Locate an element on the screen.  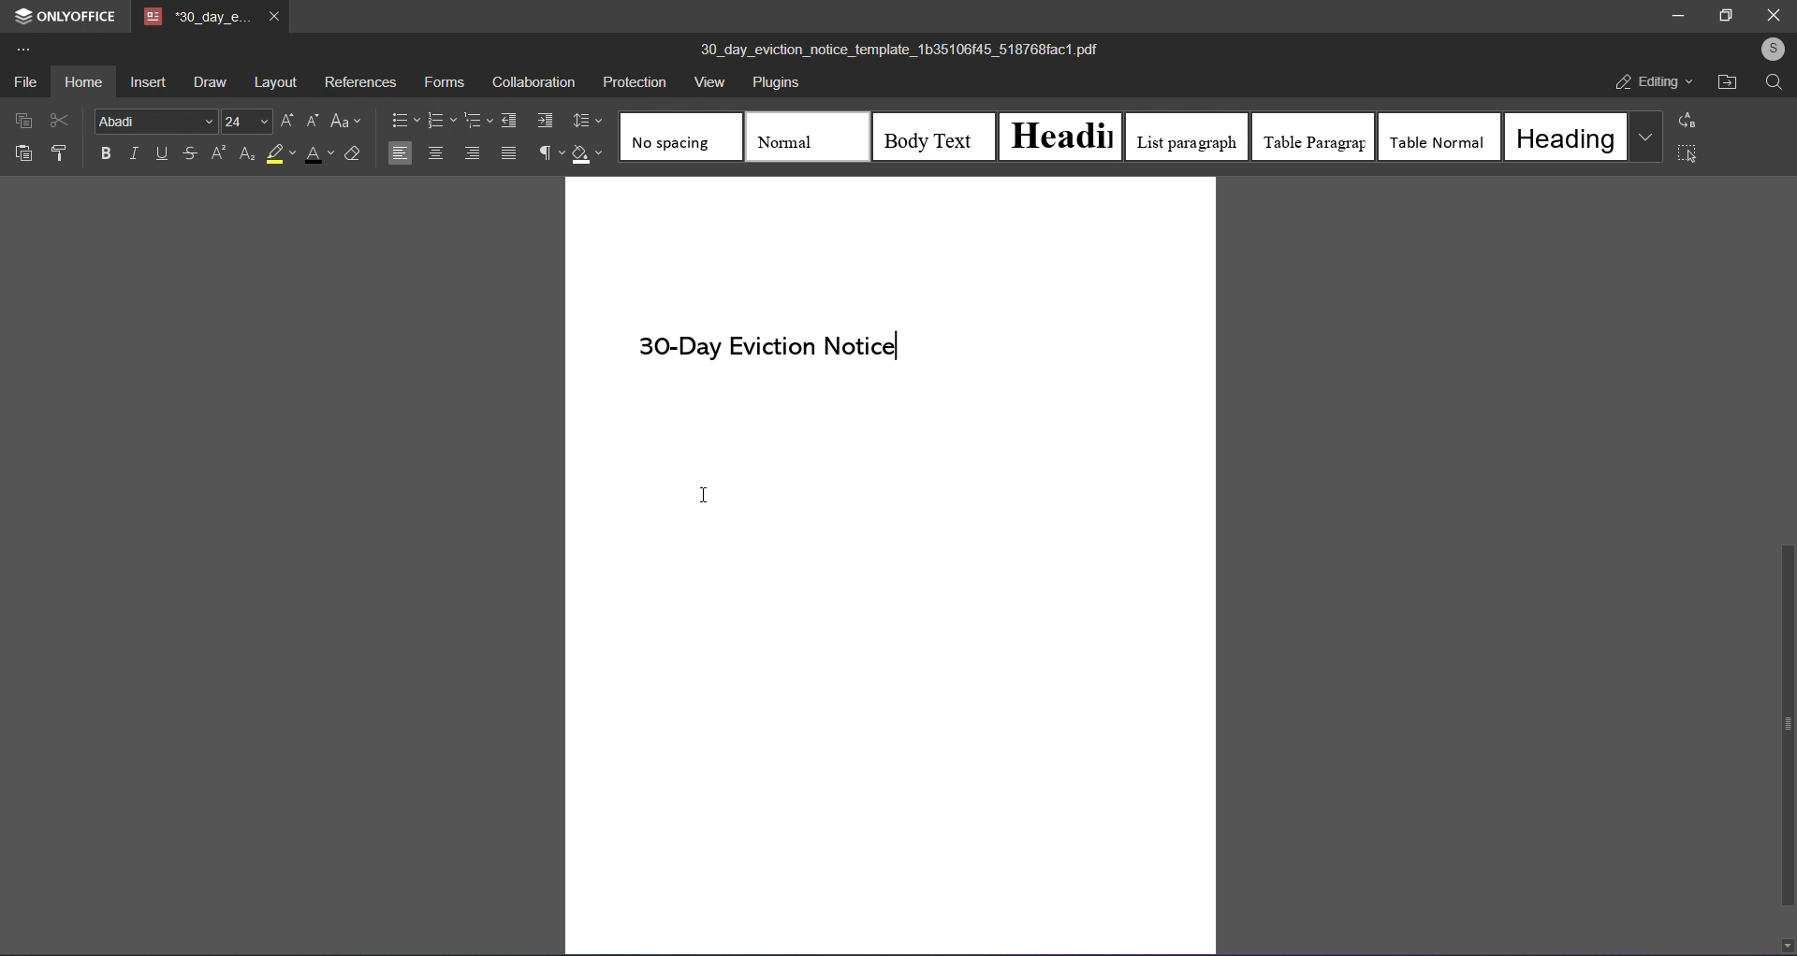
forms is located at coordinates (442, 82).